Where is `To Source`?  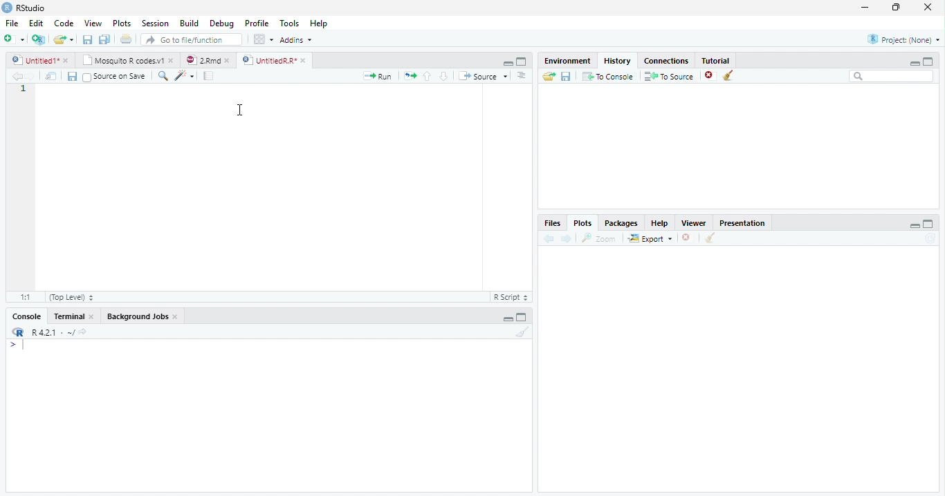
To Source is located at coordinates (669, 75).